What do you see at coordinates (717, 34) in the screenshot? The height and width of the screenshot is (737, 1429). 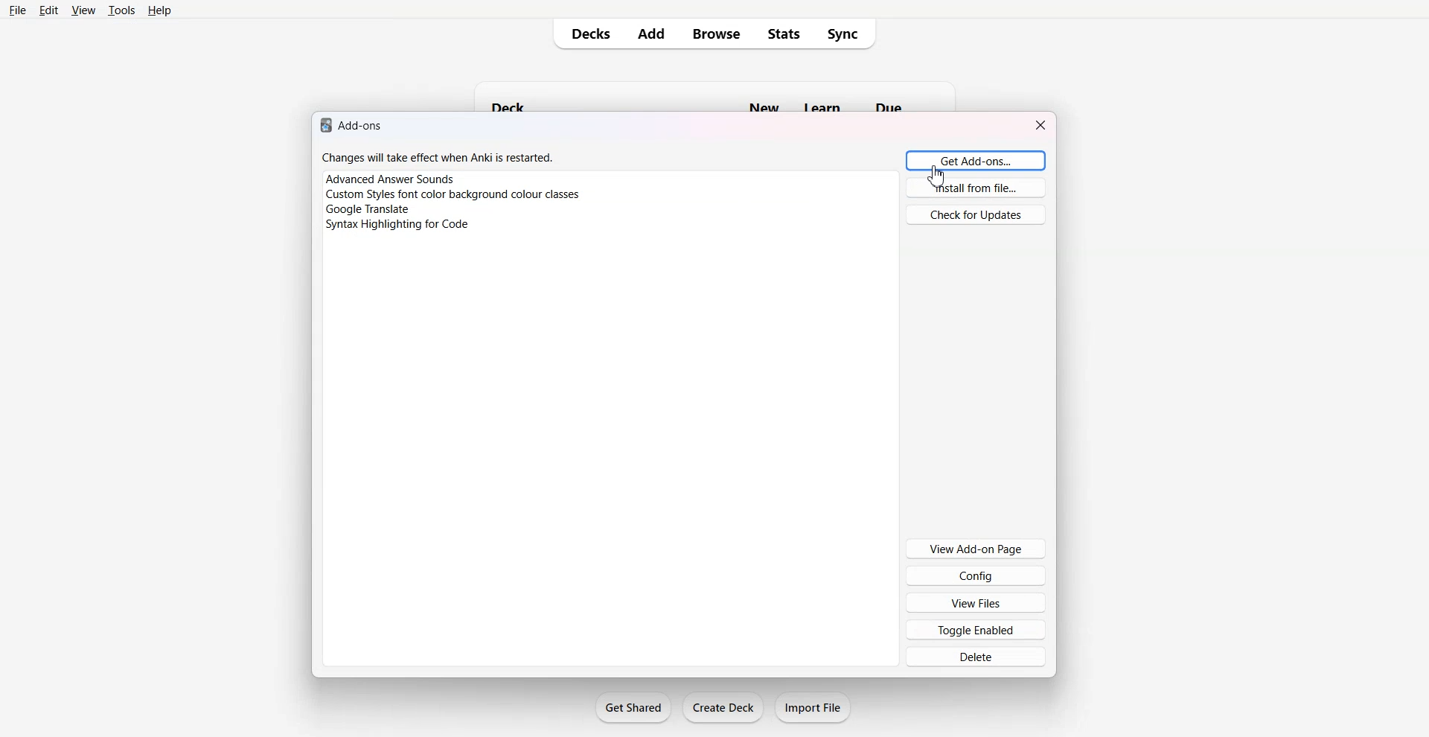 I see `Browse` at bounding box center [717, 34].